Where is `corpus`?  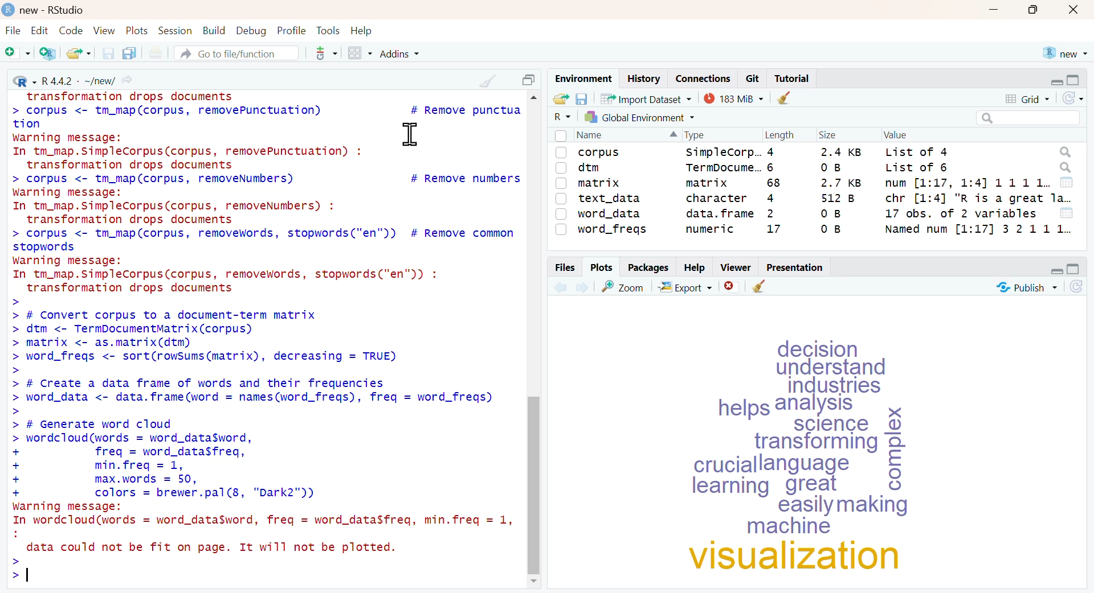 corpus is located at coordinates (599, 154).